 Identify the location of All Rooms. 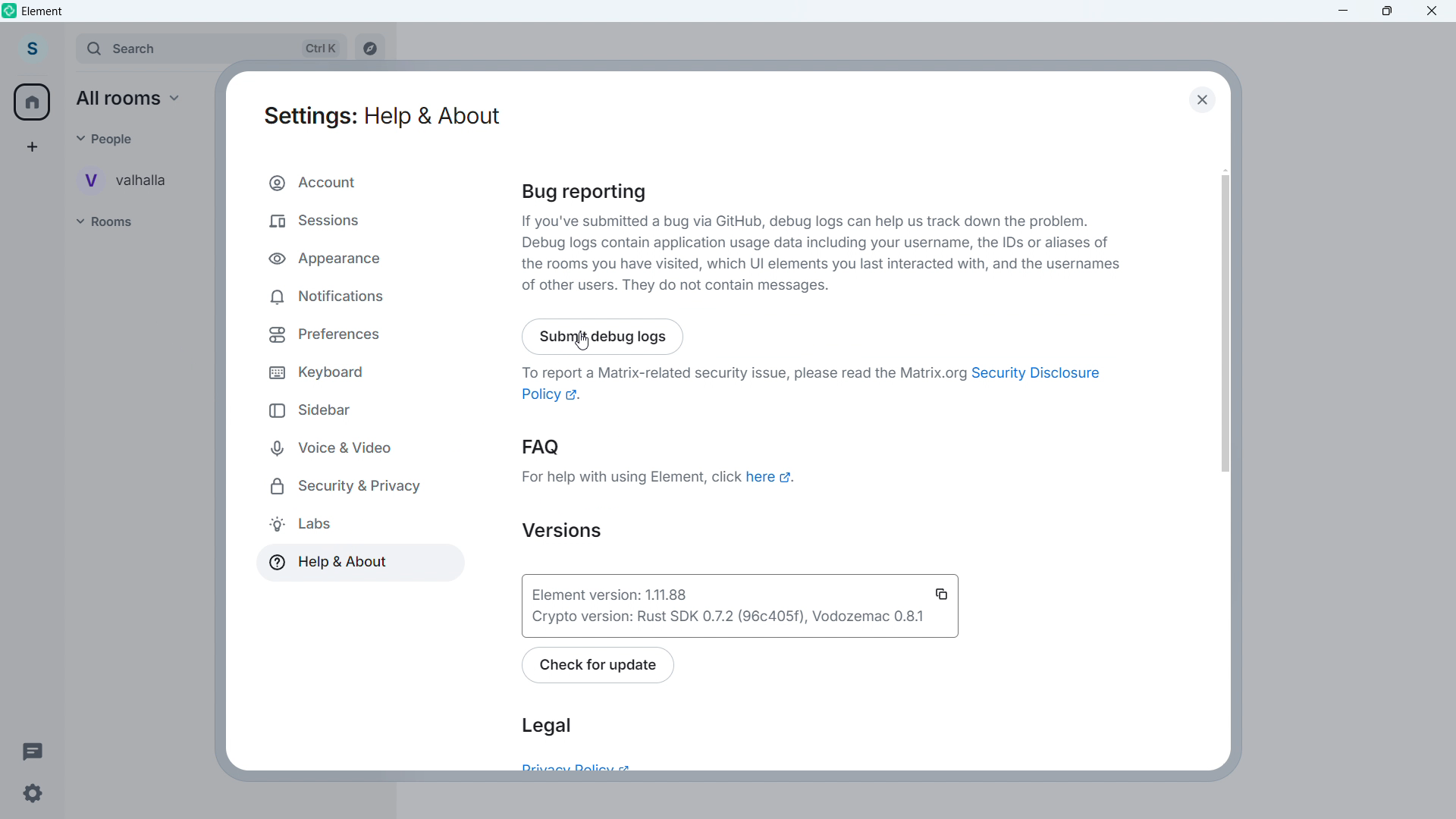
(134, 99).